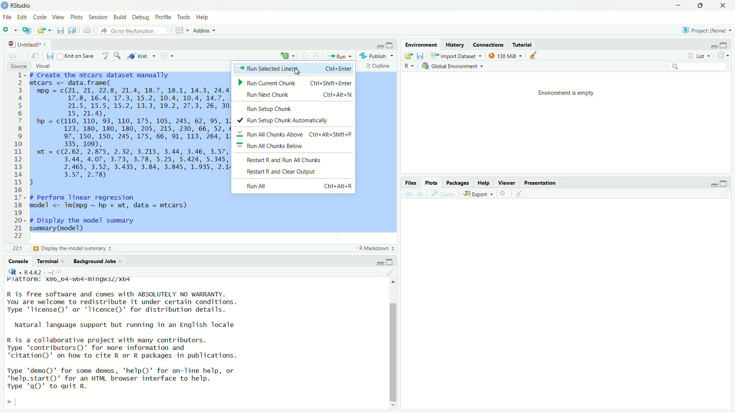  I want to click on # Create the mtcars dataset manually
mtcars <- data. frame(
mpg = c(21, 21, 22.8, 21.4, 18.7, 18.1, 14.3, 24.4, 22.8, 19.2,
17.8, 16.4, 17.3, 15.2, 10.4, 10.4, 14.7, 32.4, 30.4, 33.9,
21.5, 15.5, 15.2, 13.3, 19.2, 27.3, 26, 30.4, 15.8, 19.7,
15, 21.4),
hp = c(110, 110, 93, 110, 175, 105, 245, 62, 95, 123,
123, 180, 180, 180, 205, 215, 230, 66, 52, 65,
97, 150, 150, 245, 175, 66, 91, 113, 264, 175,
335, 109),
wt = c(2.62, 2.875, 2.32, 3.215, 3.44, 3.46, 3.57, 3.19, 3.15, 3.44,
3.44, 4.07, 3.73, 3.78, 5.25, 5.424, 5.345, 2.2, 1.615, 1.835,
2.465, 3.52, 3.435, 3.84, 3.845, 1.935, 2.14, 2.2, 3.17, 2.77,
3.57, 2.78)
) I
# perform linear regression
model <- Im(mpg ~ hp + wt, data = mtcars)
# Display the model summary
summary (model), so click(129, 153).